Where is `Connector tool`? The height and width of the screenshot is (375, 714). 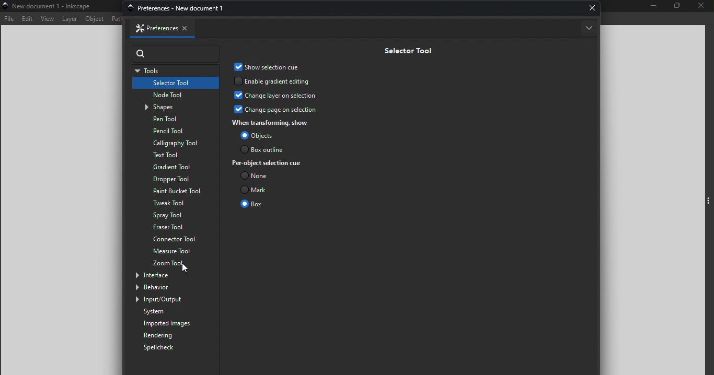 Connector tool is located at coordinates (170, 238).